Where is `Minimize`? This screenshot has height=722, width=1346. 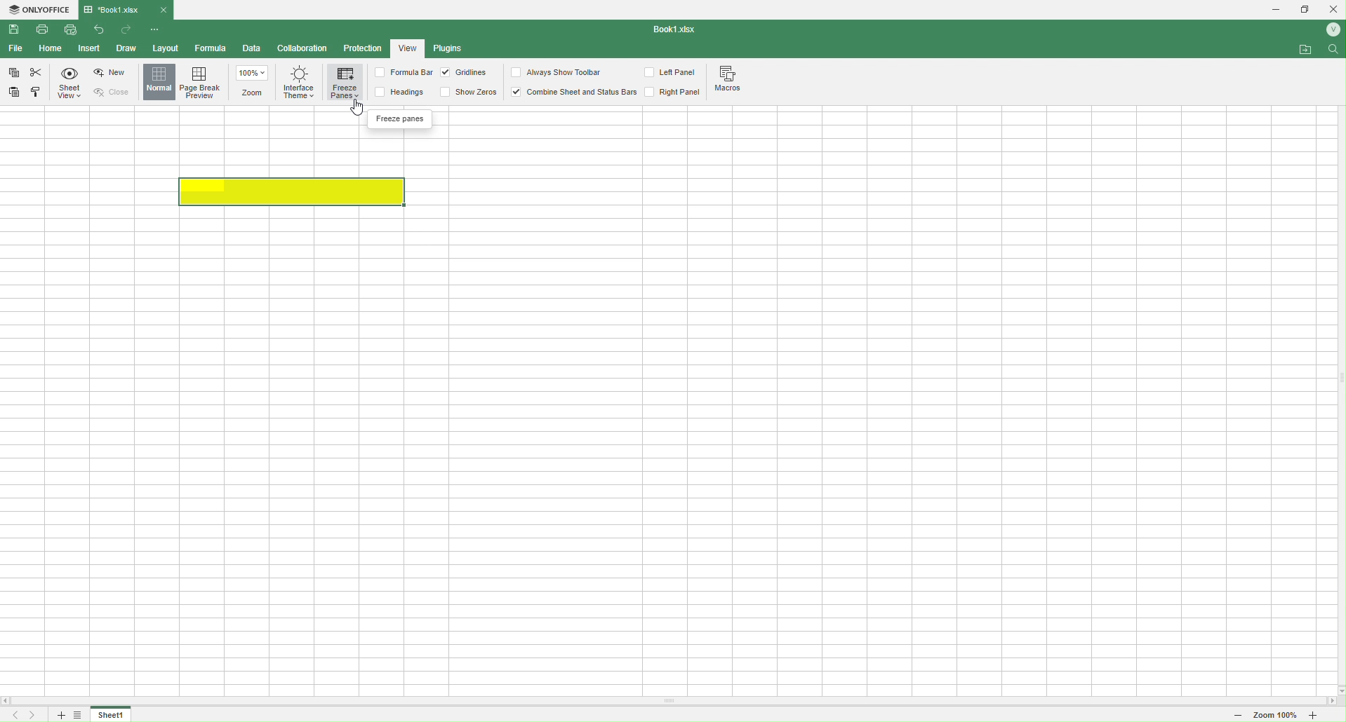
Minimize is located at coordinates (1271, 10).